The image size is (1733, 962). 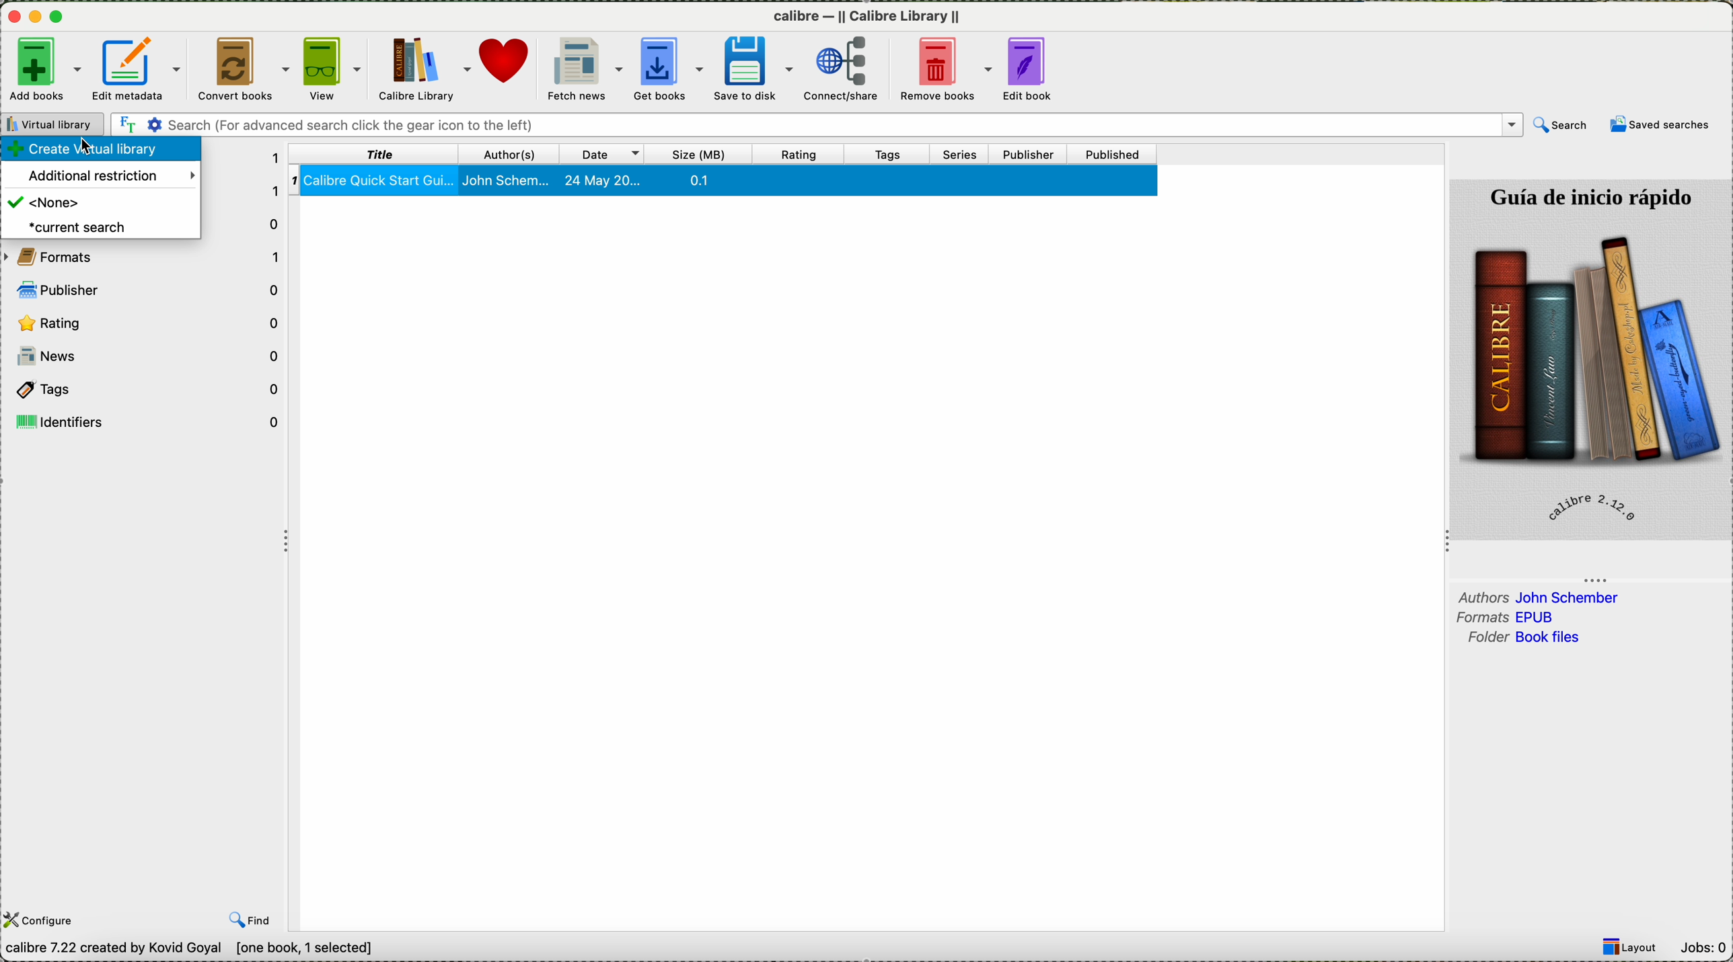 What do you see at coordinates (148, 359) in the screenshot?
I see `news` at bounding box center [148, 359].